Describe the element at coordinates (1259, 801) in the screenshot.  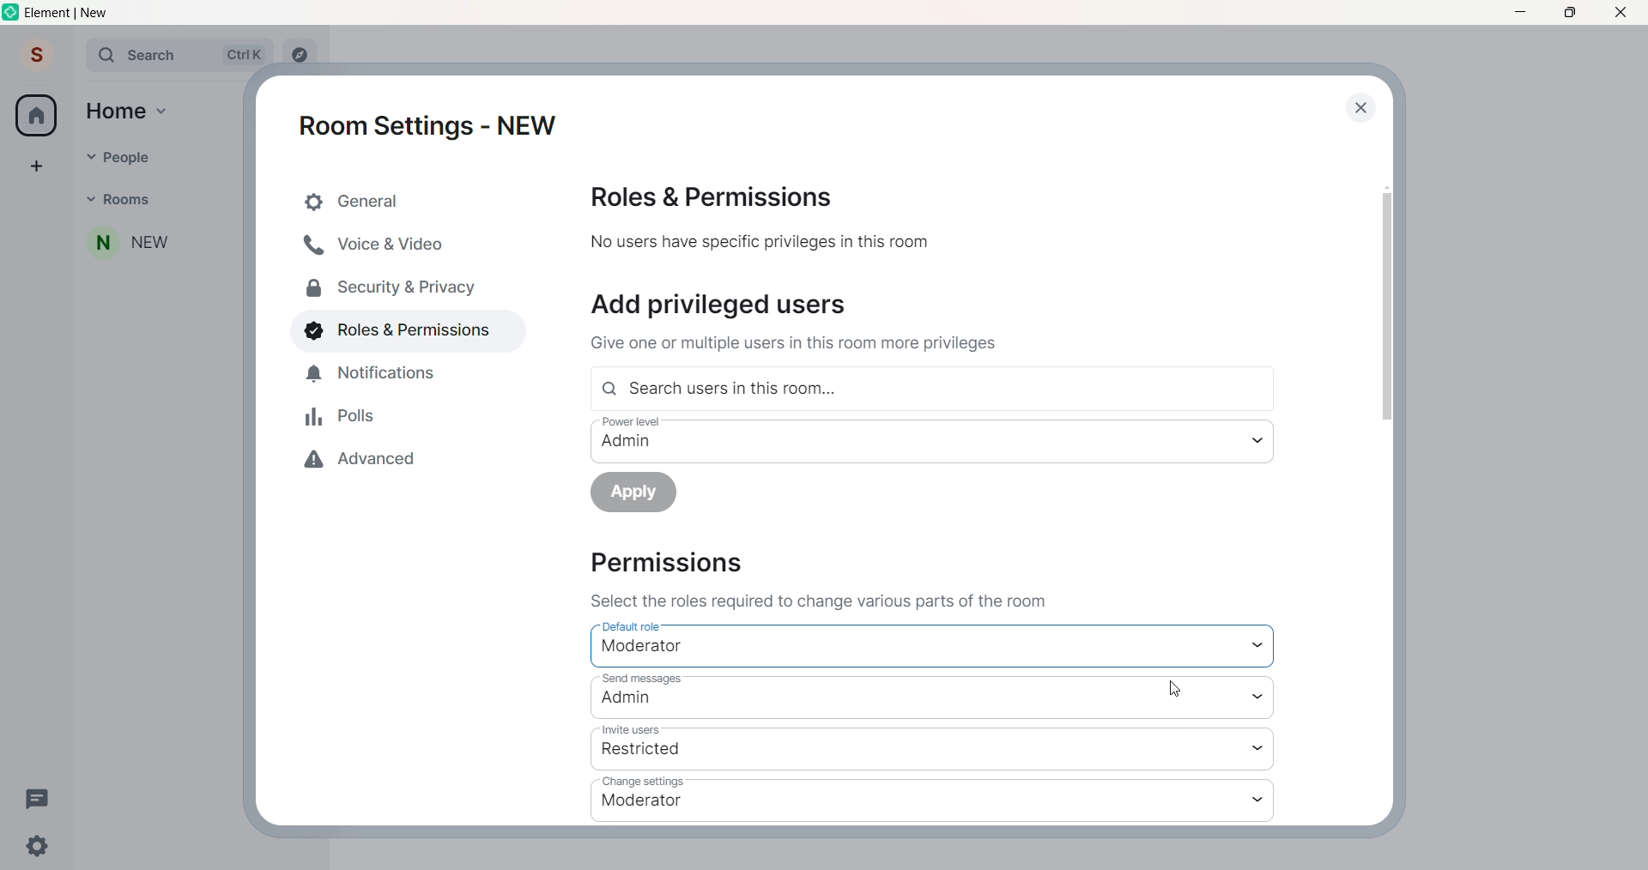
I see `change setting dropdown` at that location.